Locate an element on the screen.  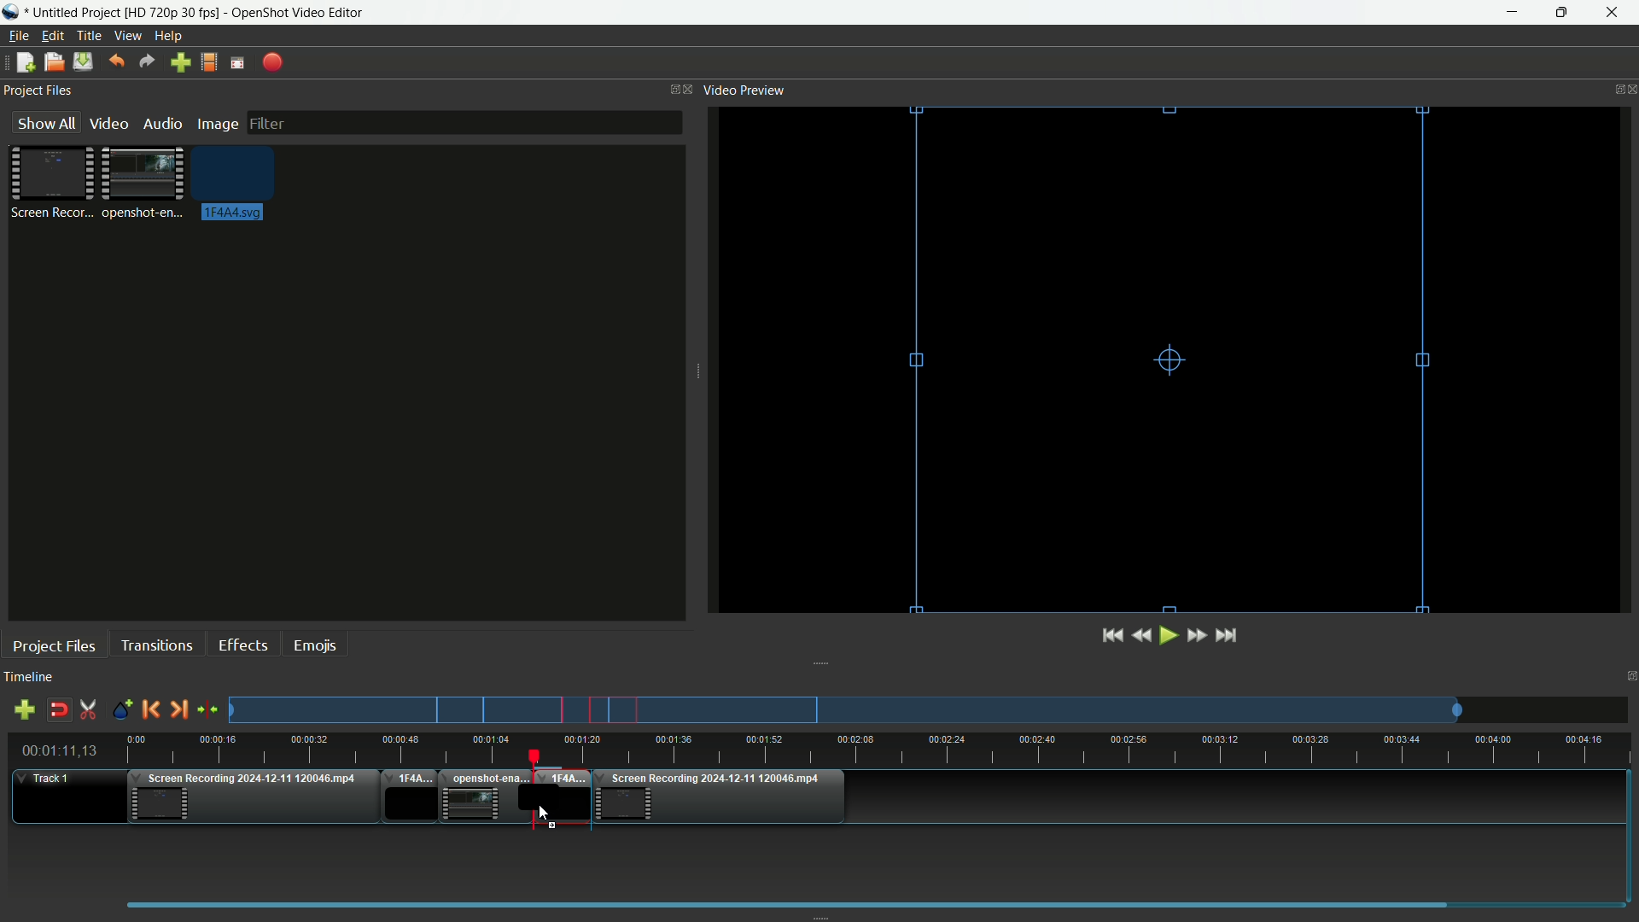
Video is located at coordinates (107, 123).